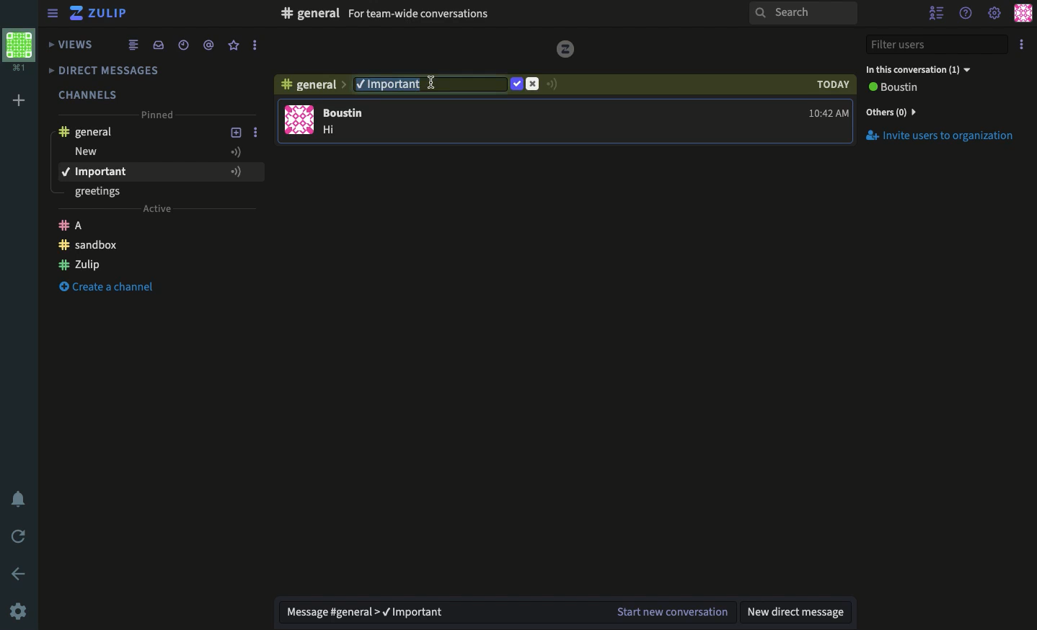 Image resolution: width=1037 pixels, height=630 pixels. I want to click on In this conversation, so click(919, 68).